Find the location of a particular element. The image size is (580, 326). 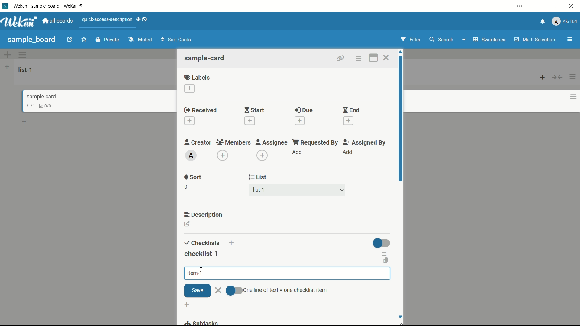

maximize card is located at coordinates (373, 58).